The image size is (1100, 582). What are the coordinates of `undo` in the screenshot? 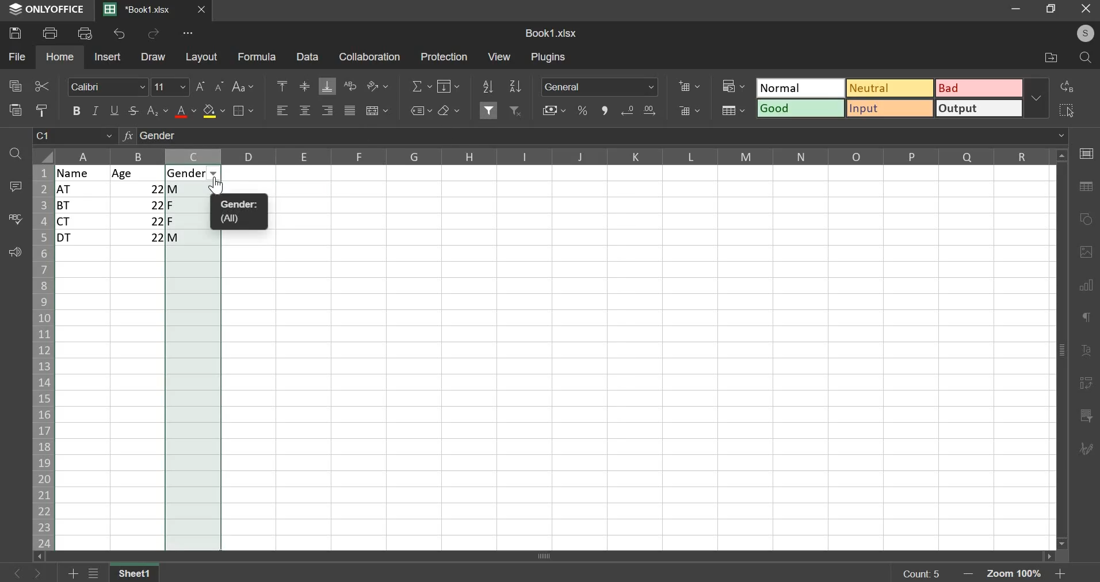 It's located at (120, 34).